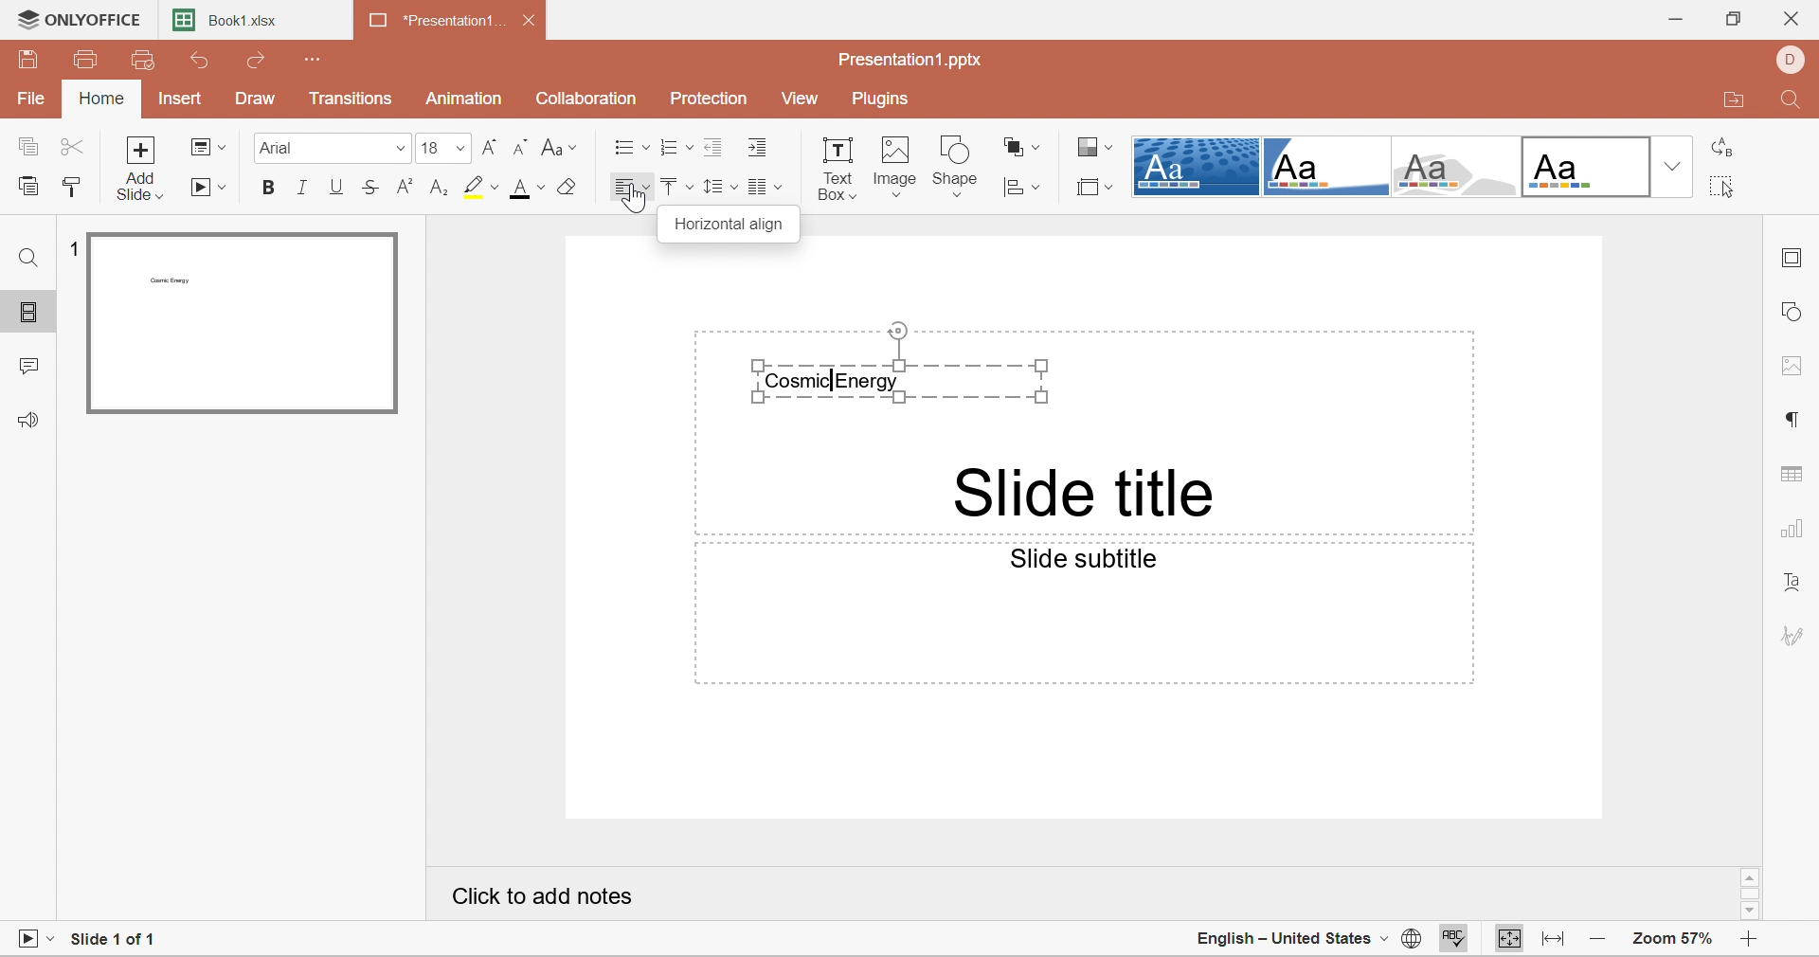  What do you see at coordinates (405, 188) in the screenshot?
I see `Superscript` at bounding box center [405, 188].